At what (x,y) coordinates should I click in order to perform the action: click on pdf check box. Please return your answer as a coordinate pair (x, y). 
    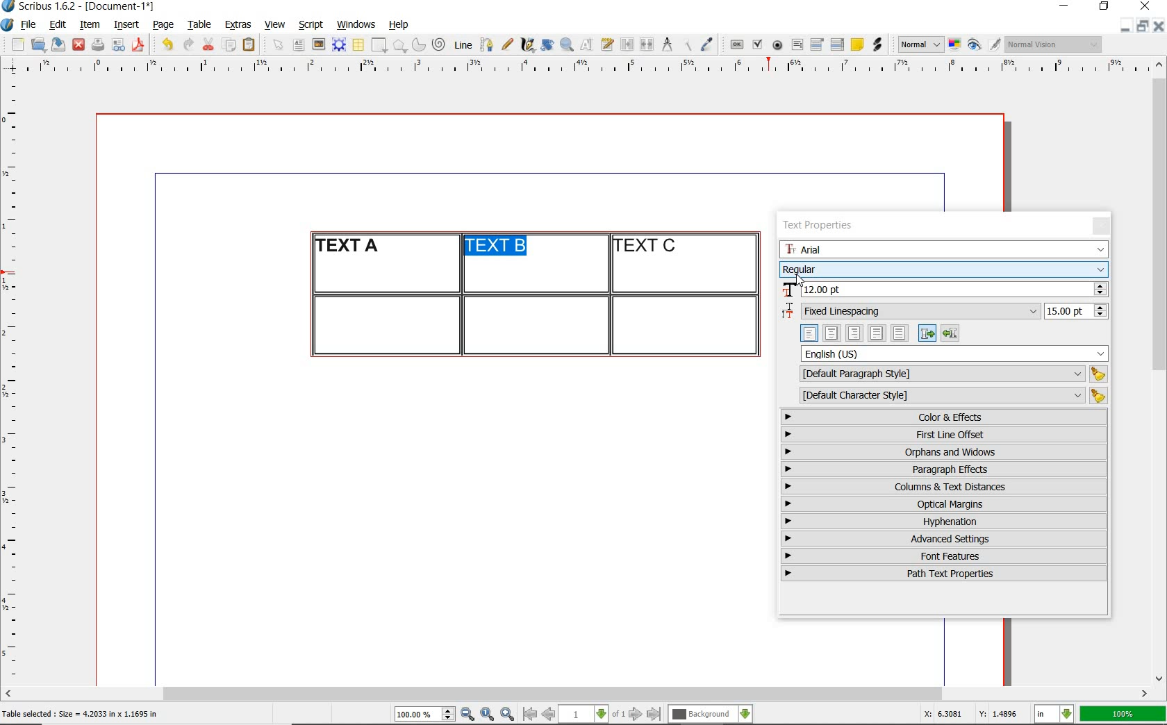
    Looking at the image, I should click on (756, 45).